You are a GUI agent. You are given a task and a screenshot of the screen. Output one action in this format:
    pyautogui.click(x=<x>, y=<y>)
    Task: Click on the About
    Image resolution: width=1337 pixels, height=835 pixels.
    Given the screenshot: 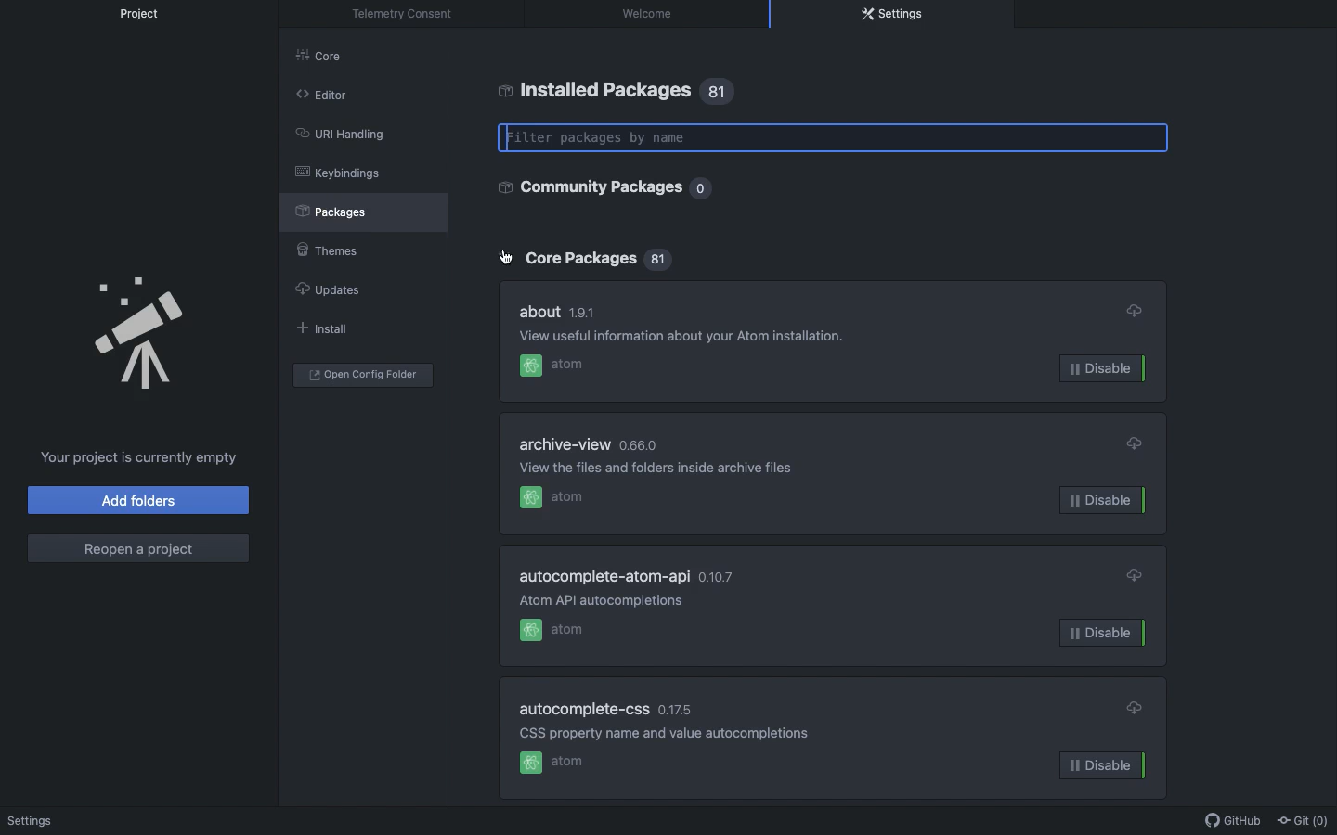 What is the action you would take?
    pyautogui.click(x=539, y=309)
    